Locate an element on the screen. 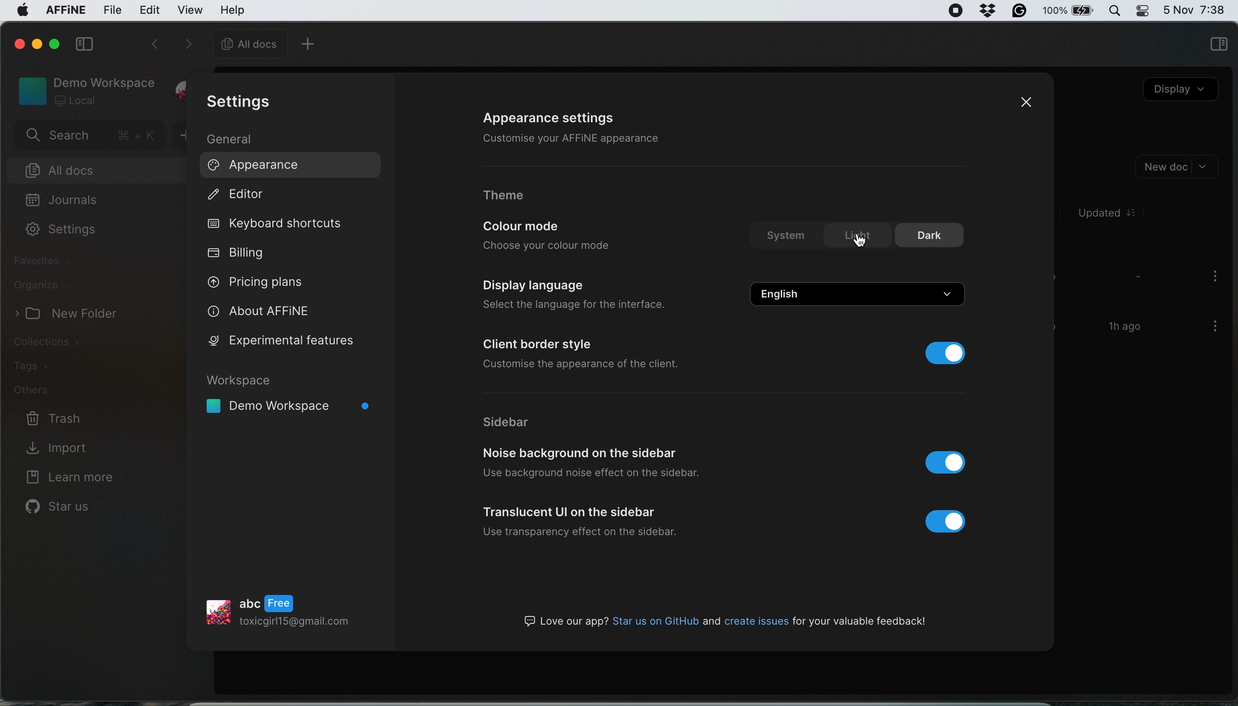 The width and height of the screenshot is (1238, 706). battery is located at coordinates (1070, 11).